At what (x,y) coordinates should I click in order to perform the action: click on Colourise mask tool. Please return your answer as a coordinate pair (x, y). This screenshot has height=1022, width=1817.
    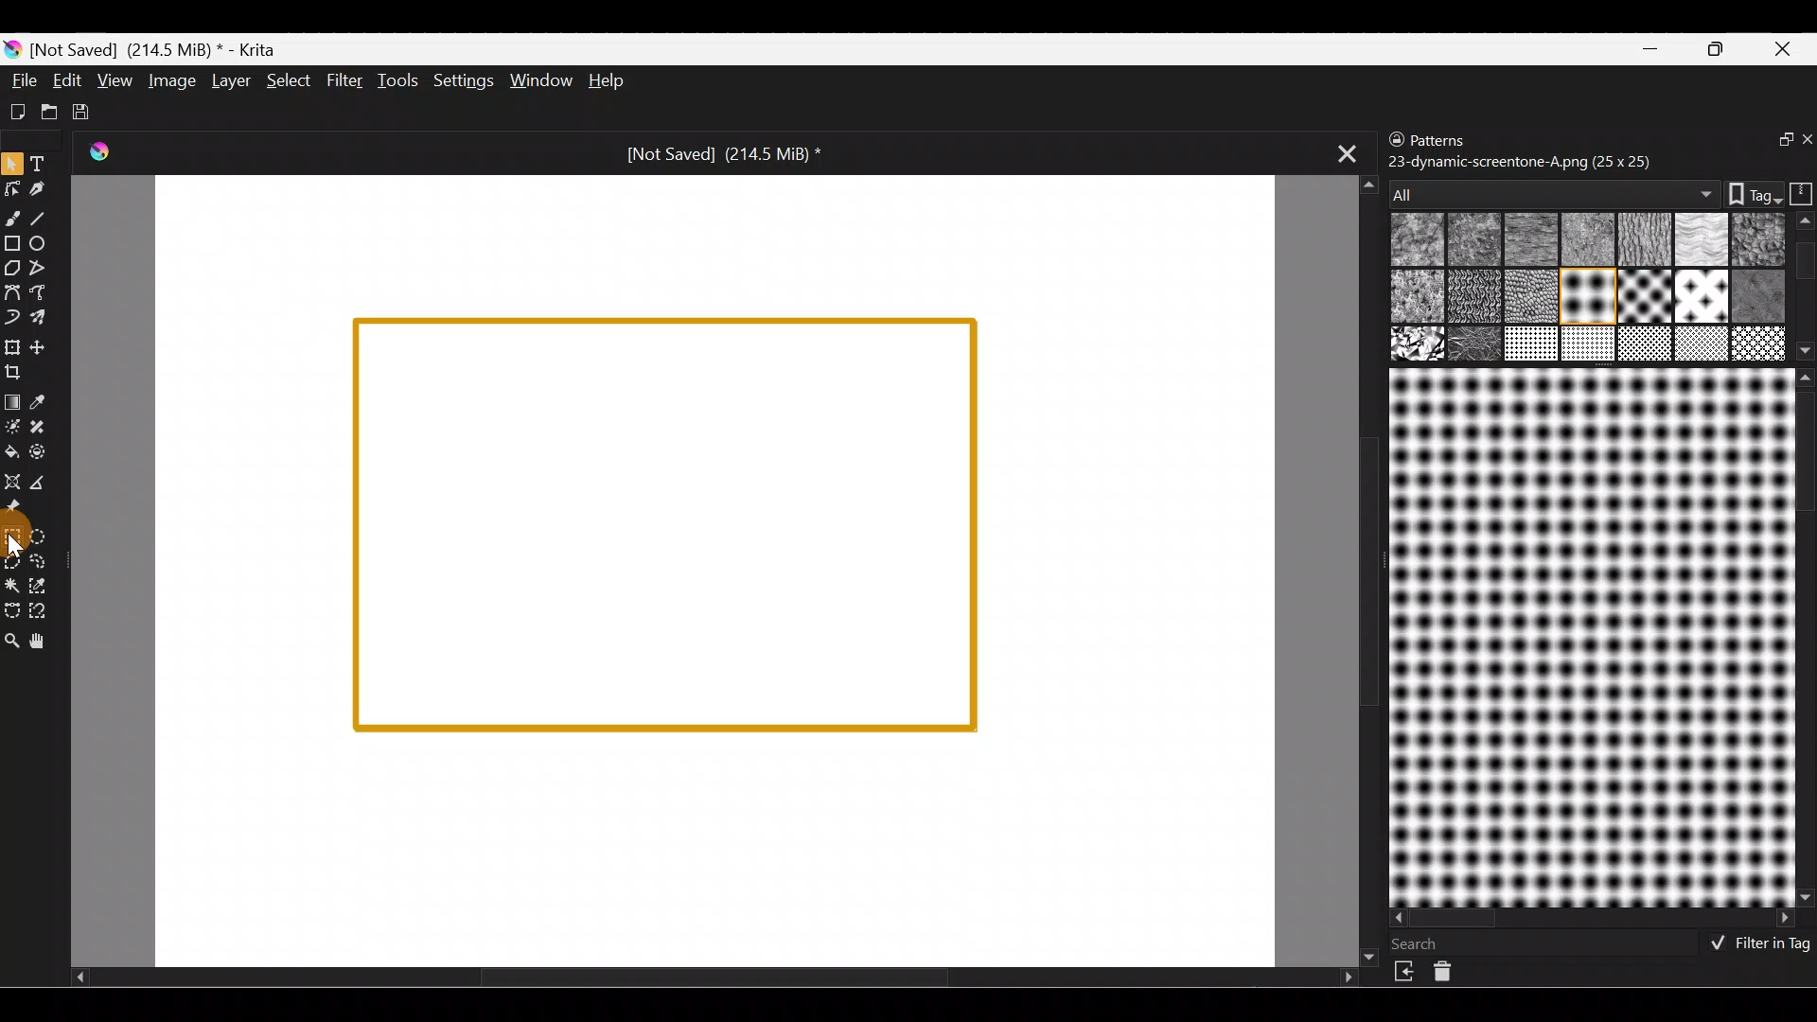
    Looking at the image, I should click on (11, 426).